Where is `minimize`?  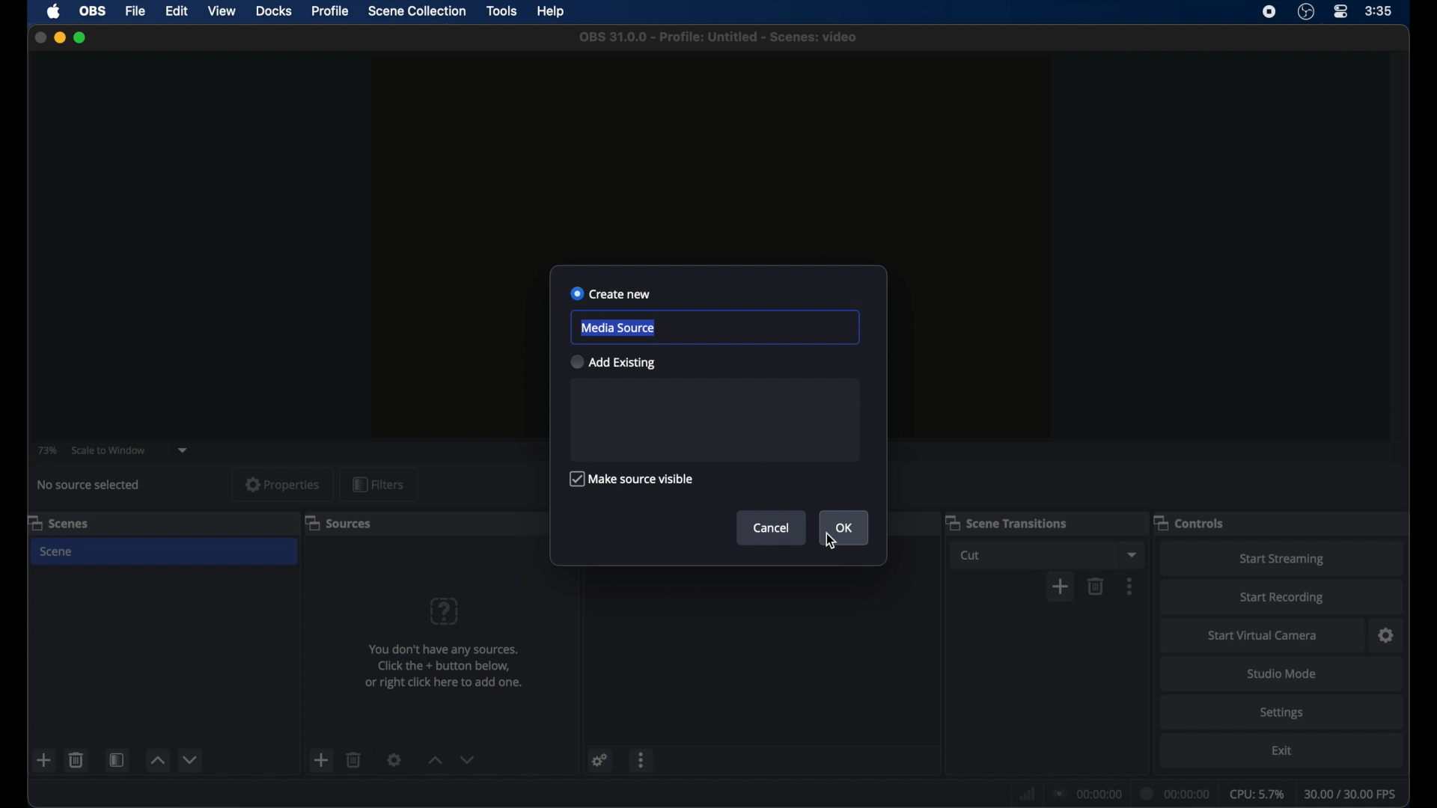 minimize is located at coordinates (59, 38).